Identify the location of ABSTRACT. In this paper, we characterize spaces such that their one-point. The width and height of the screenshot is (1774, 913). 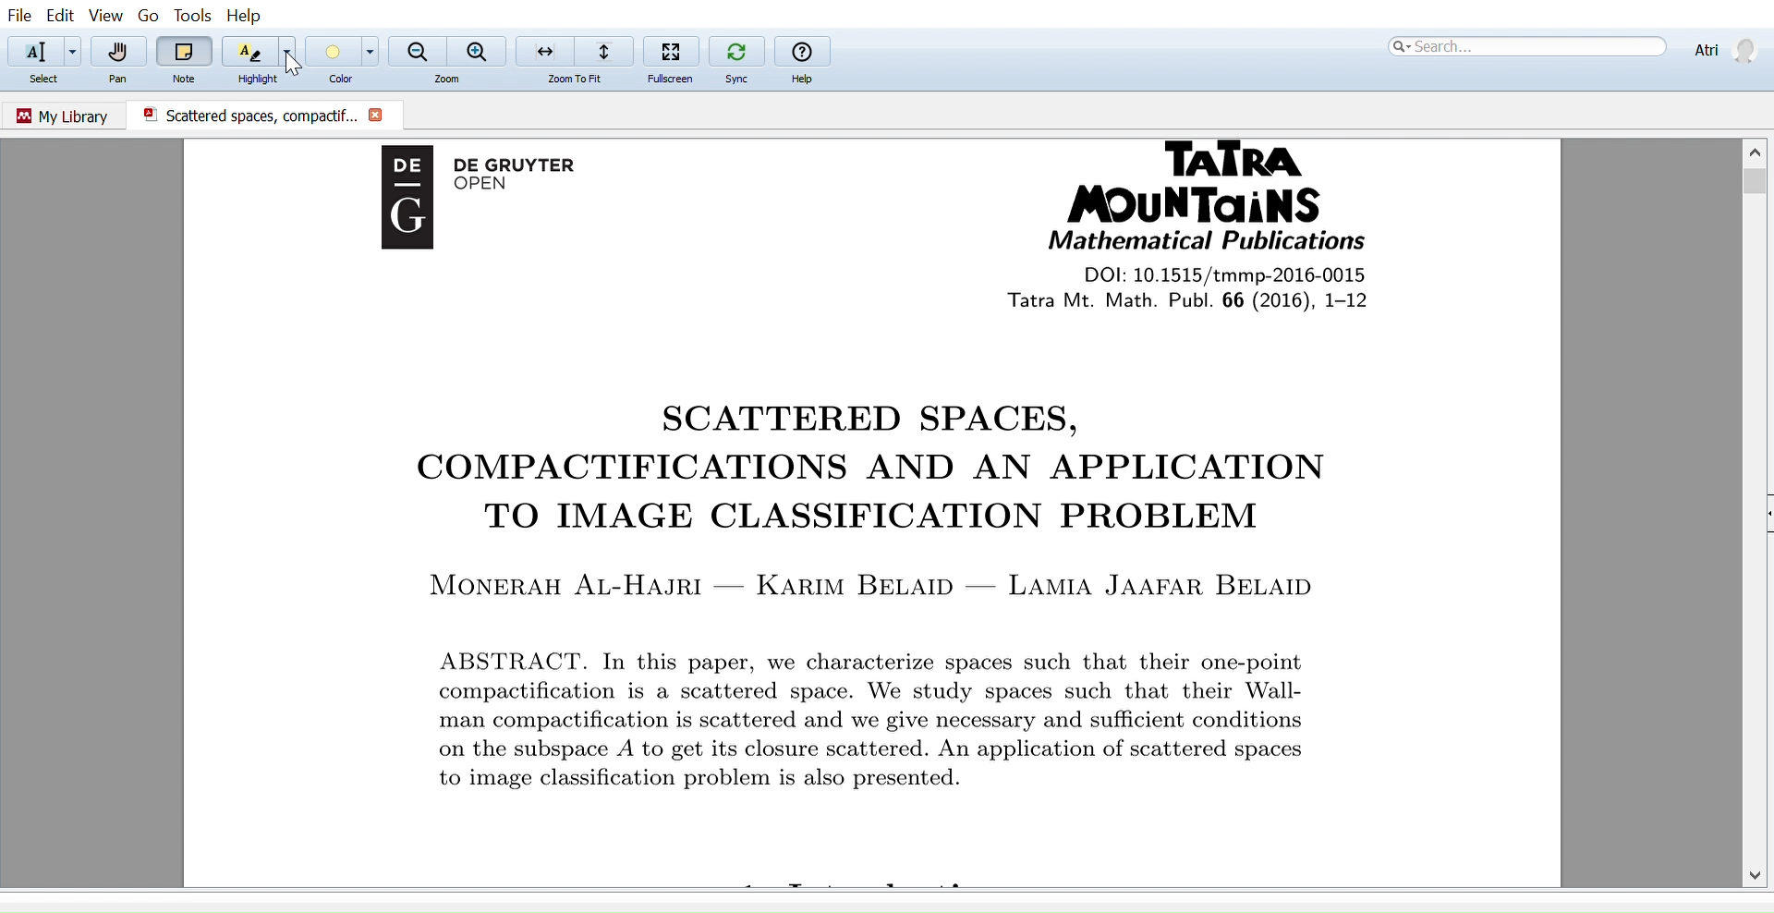
(905, 657).